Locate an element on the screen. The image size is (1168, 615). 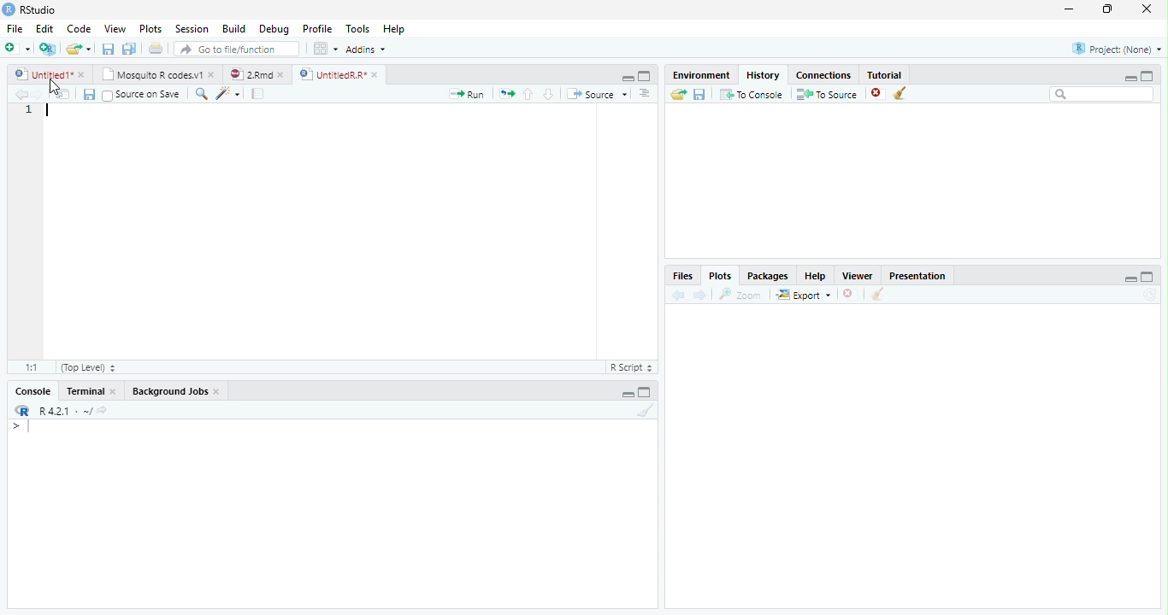
Packages is located at coordinates (768, 275).